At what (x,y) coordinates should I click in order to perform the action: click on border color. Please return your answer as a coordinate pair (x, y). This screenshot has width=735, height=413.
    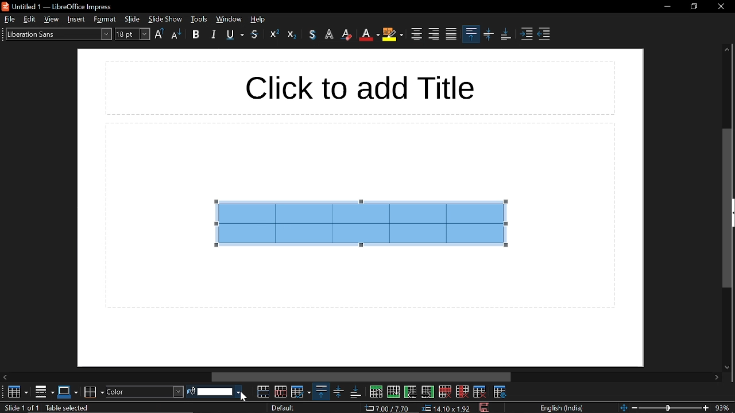
    Looking at the image, I should click on (94, 391).